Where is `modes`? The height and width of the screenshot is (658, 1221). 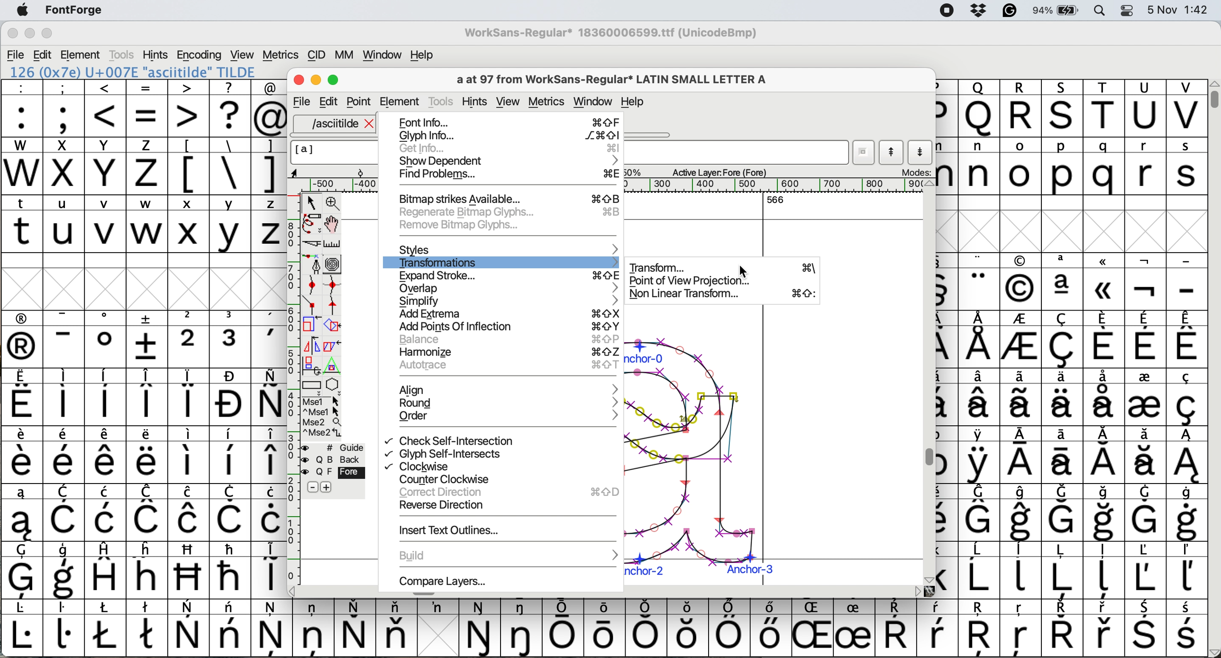 modes is located at coordinates (915, 172).